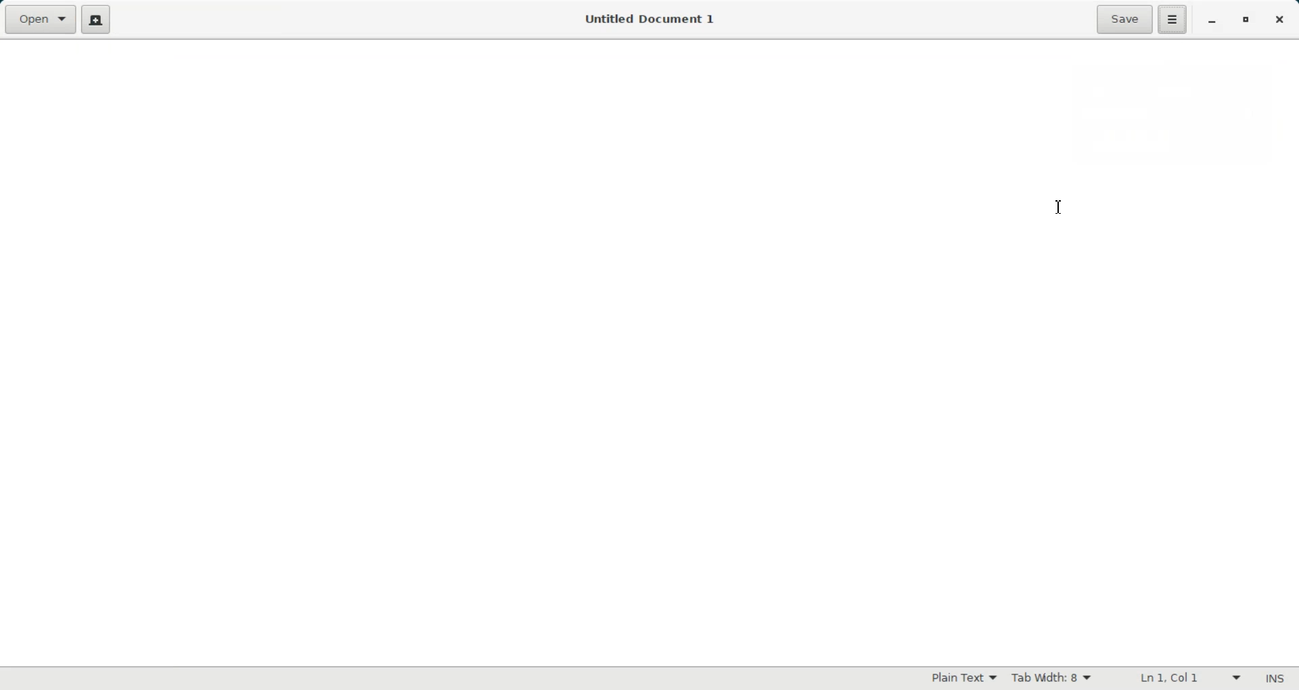  I want to click on Highlighting Mode, so click(964, 678).